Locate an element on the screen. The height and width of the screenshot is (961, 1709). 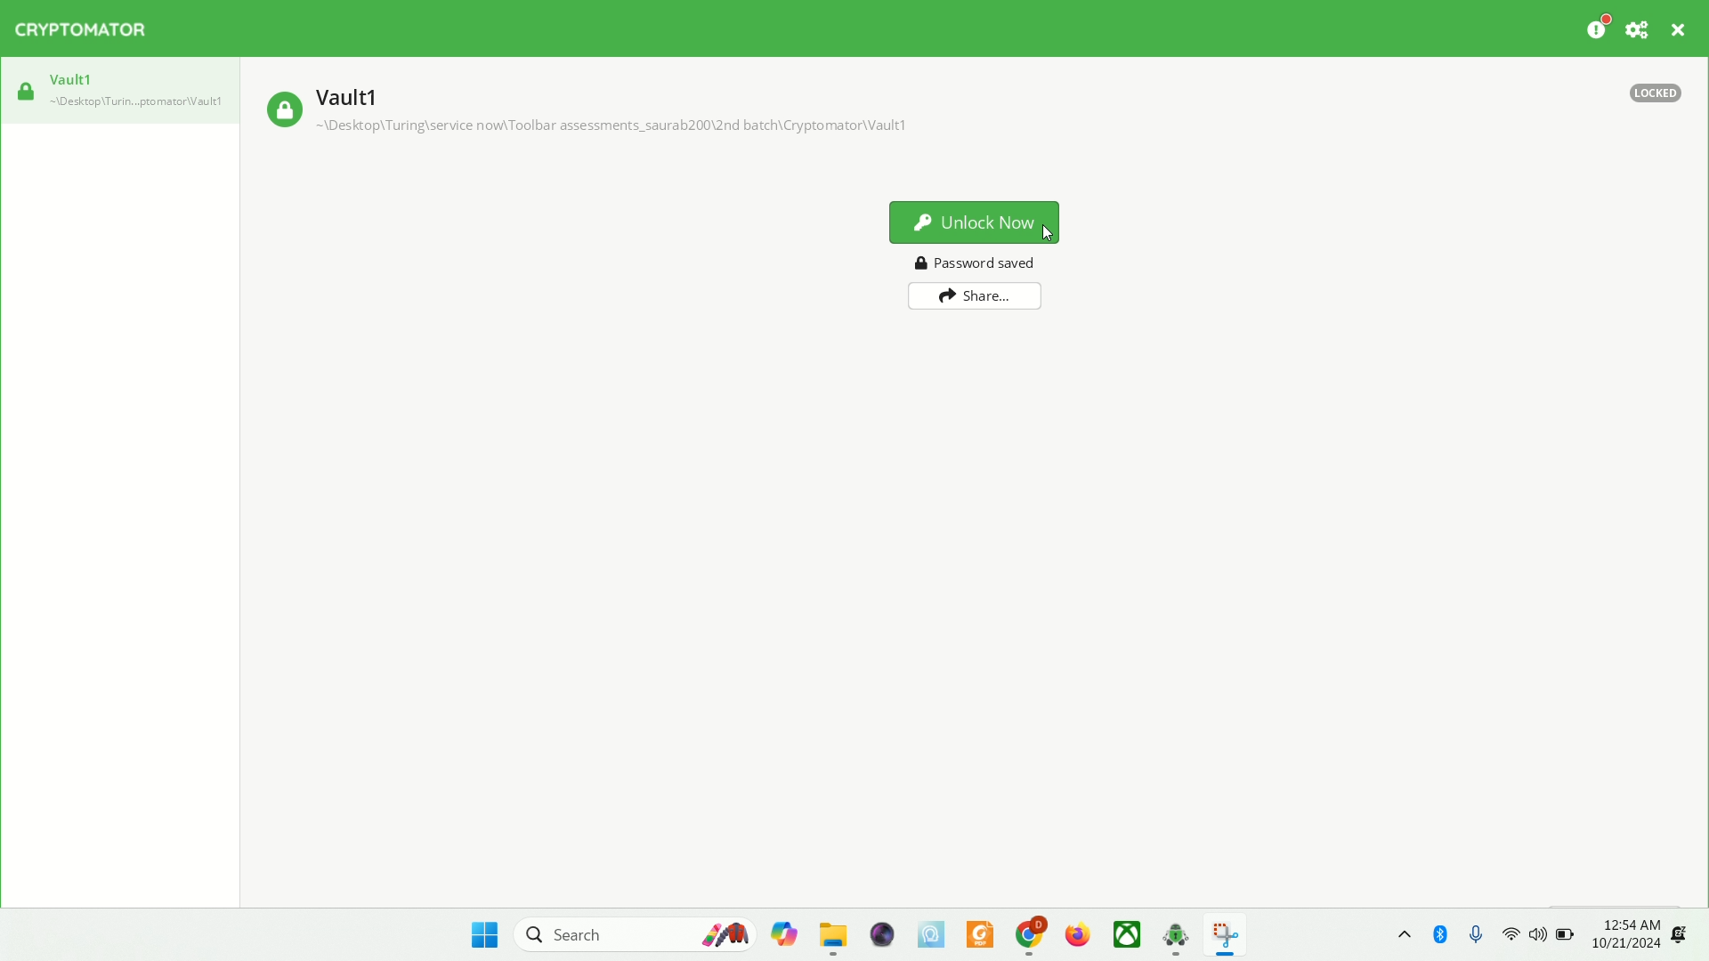
show hidden icons is located at coordinates (1405, 932).